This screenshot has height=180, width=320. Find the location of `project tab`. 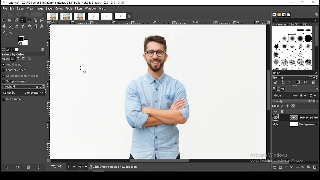

project tab is located at coordinates (52, 16).